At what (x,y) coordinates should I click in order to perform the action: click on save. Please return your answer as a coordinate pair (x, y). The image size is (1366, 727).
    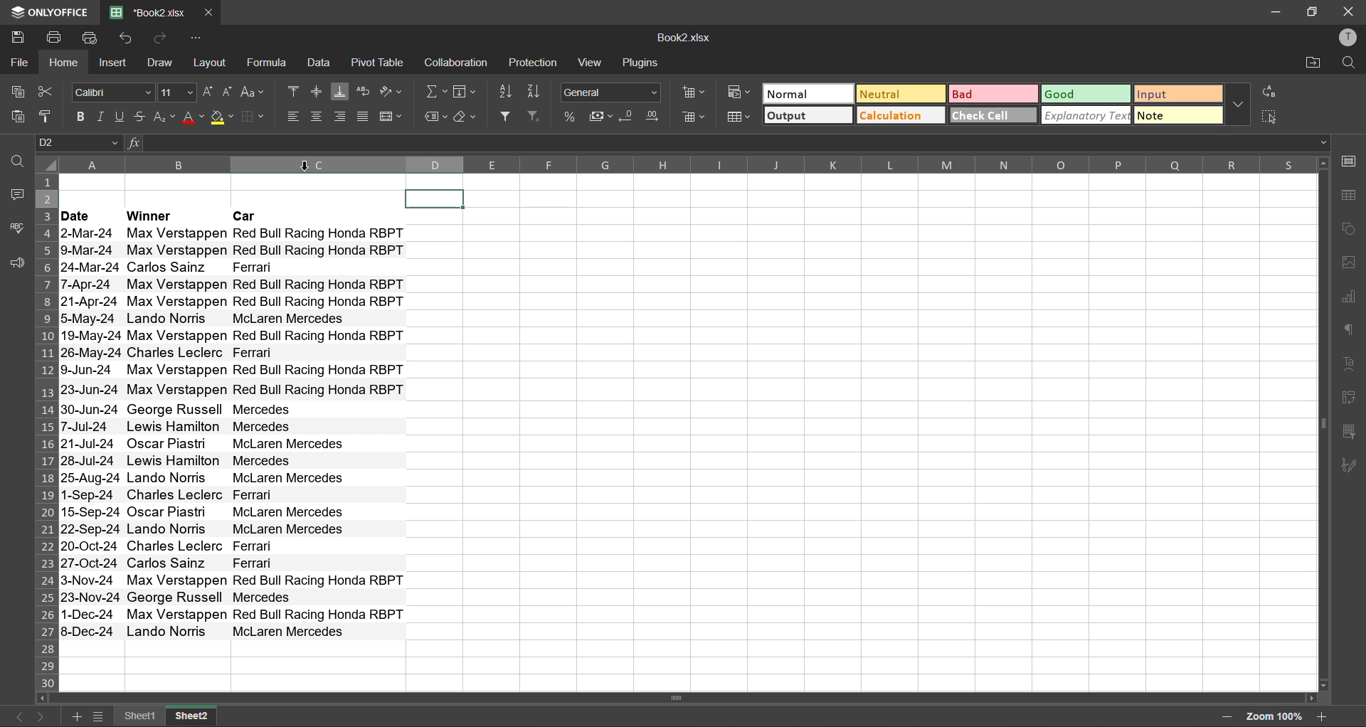
    Looking at the image, I should click on (18, 38).